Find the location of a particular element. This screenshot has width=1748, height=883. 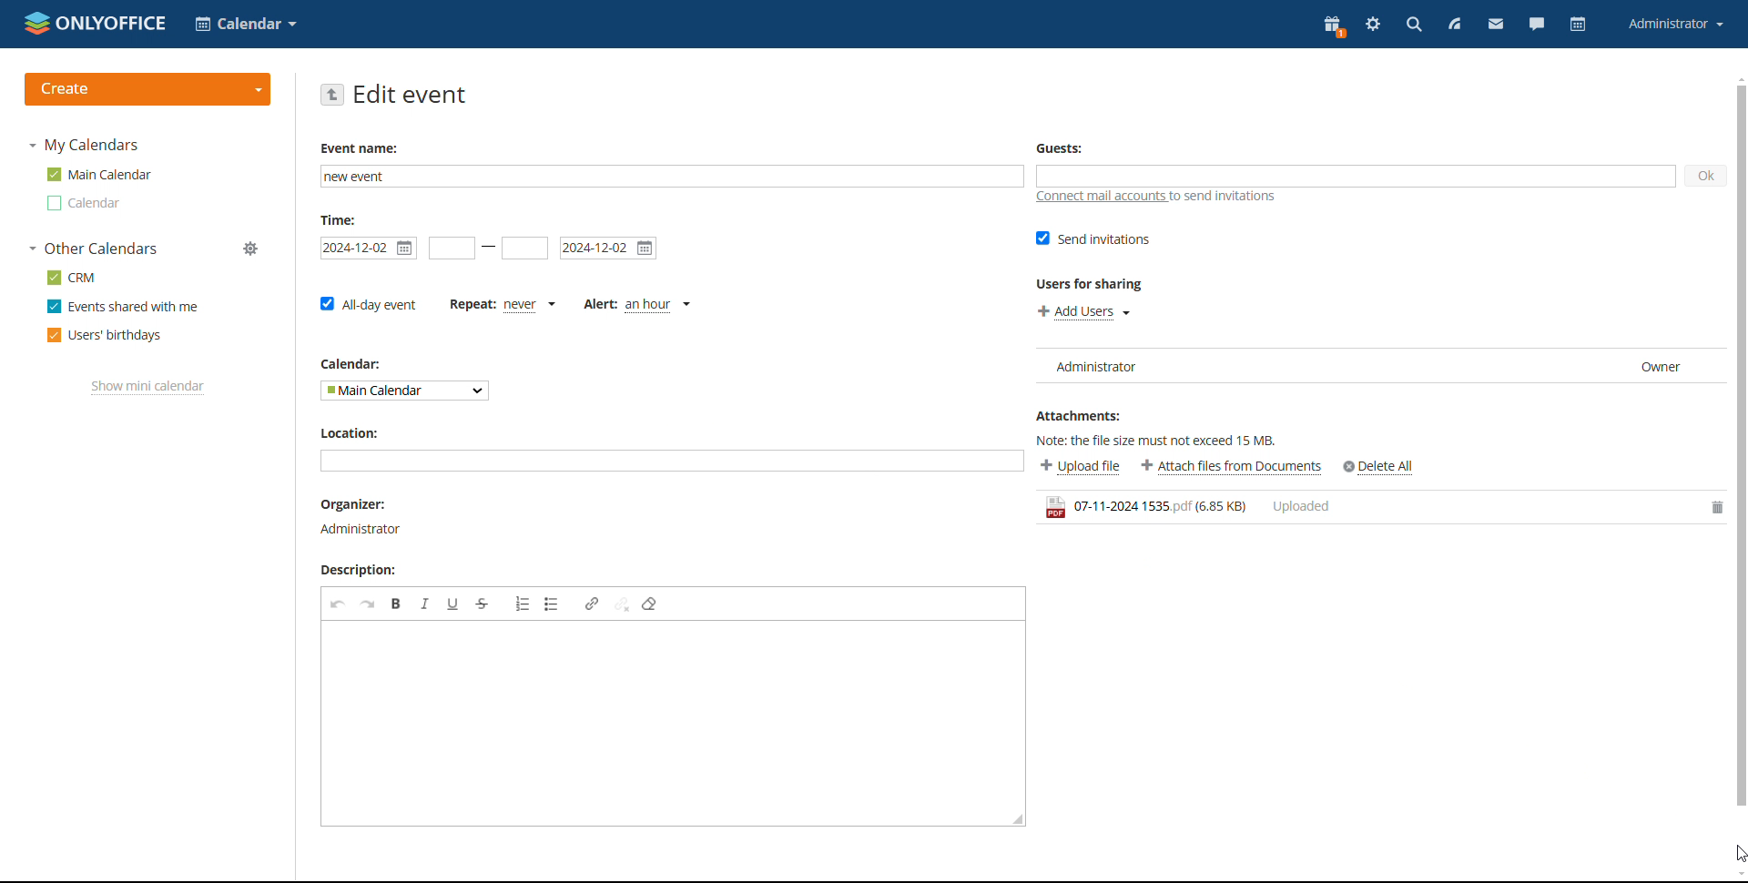

start date is located at coordinates (452, 248).